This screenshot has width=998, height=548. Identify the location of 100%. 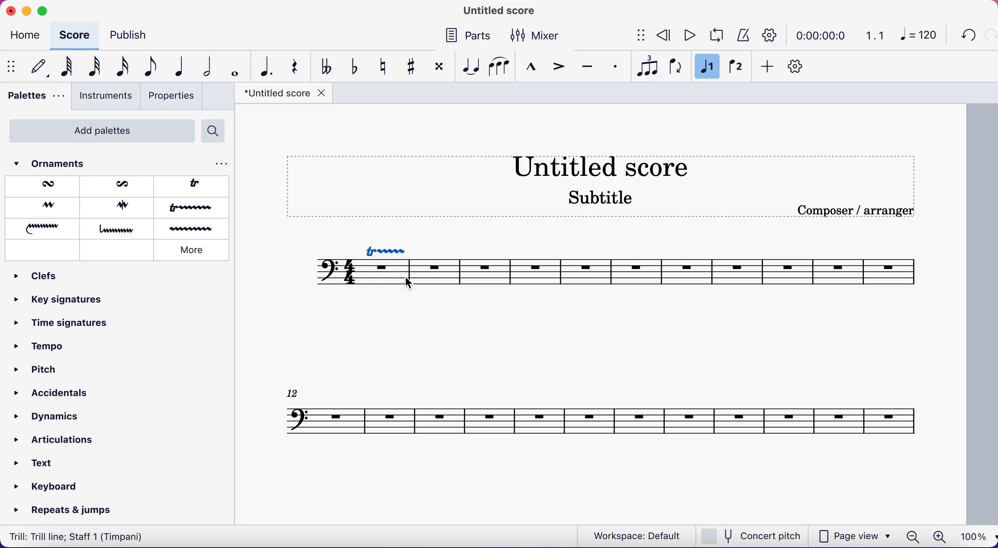
(974, 537).